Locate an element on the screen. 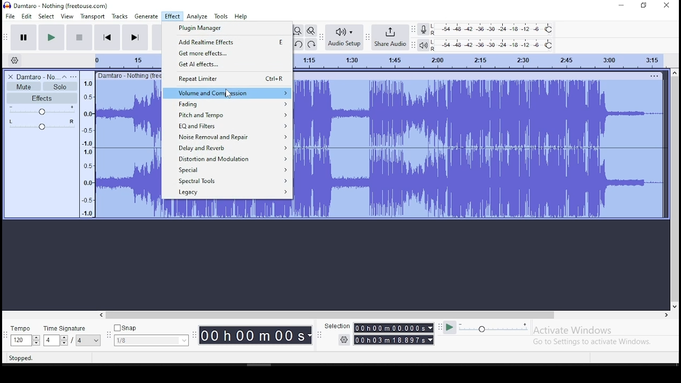  stopped is located at coordinates (21, 358).